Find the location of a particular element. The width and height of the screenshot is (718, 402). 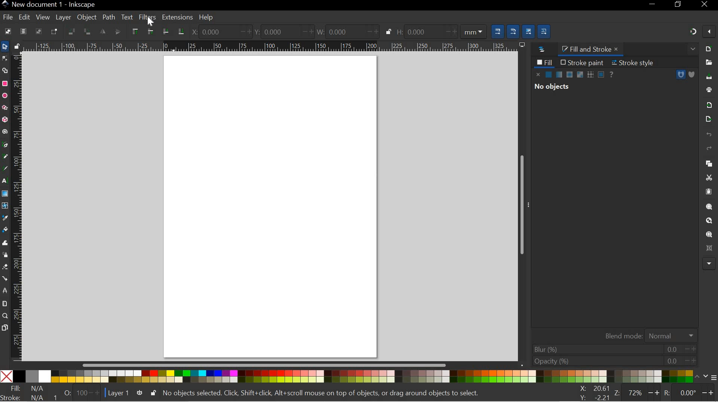

TOGGLE LOCK is located at coordinates (16, 46).